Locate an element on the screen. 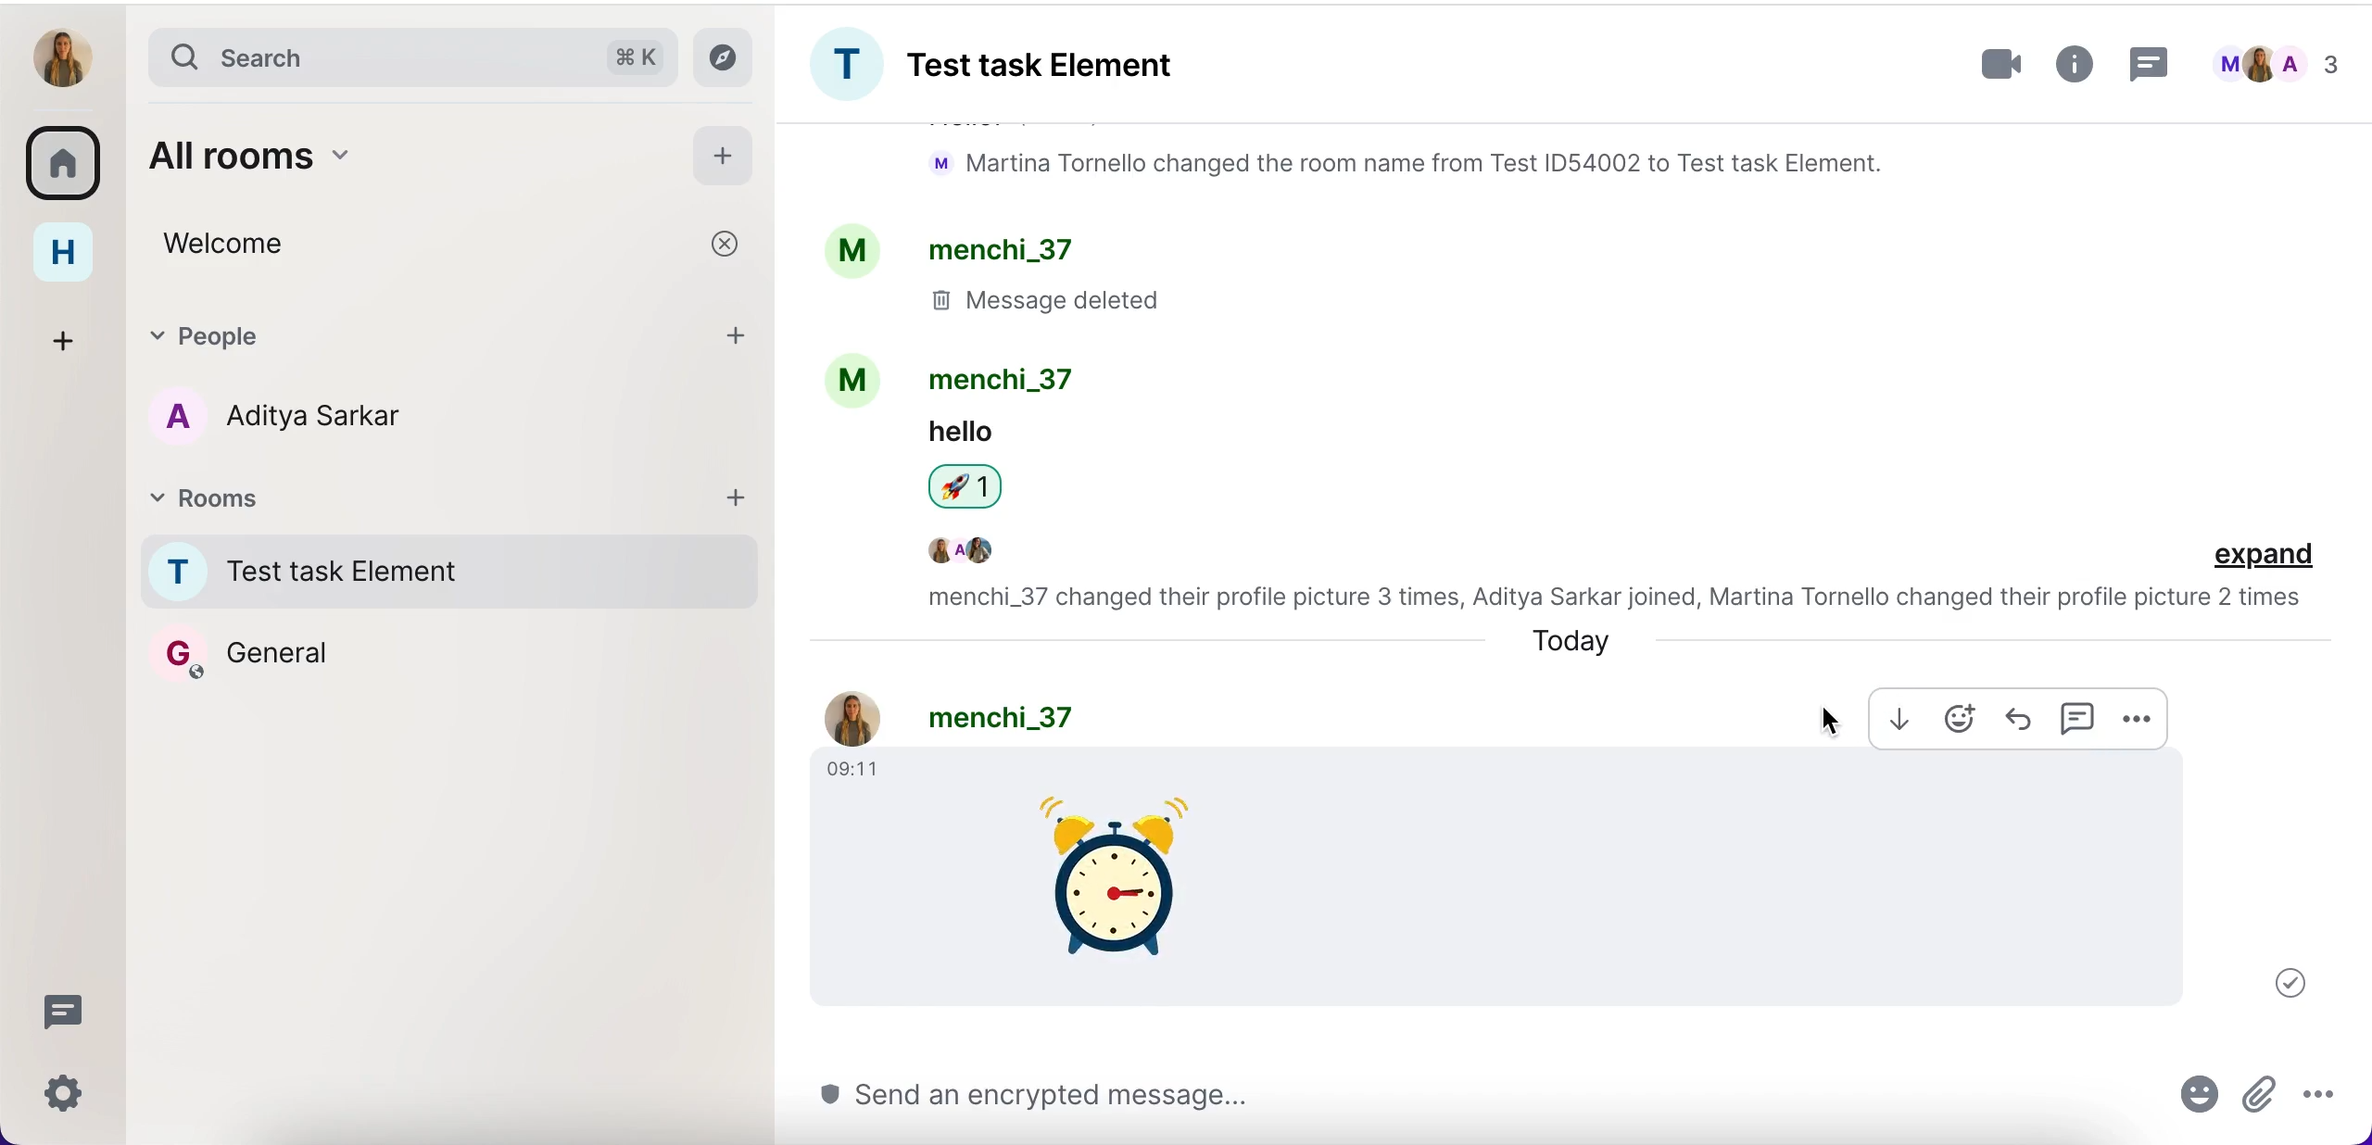 The image size is (2372, 1145). search bar is located at coordinates (405, 54).